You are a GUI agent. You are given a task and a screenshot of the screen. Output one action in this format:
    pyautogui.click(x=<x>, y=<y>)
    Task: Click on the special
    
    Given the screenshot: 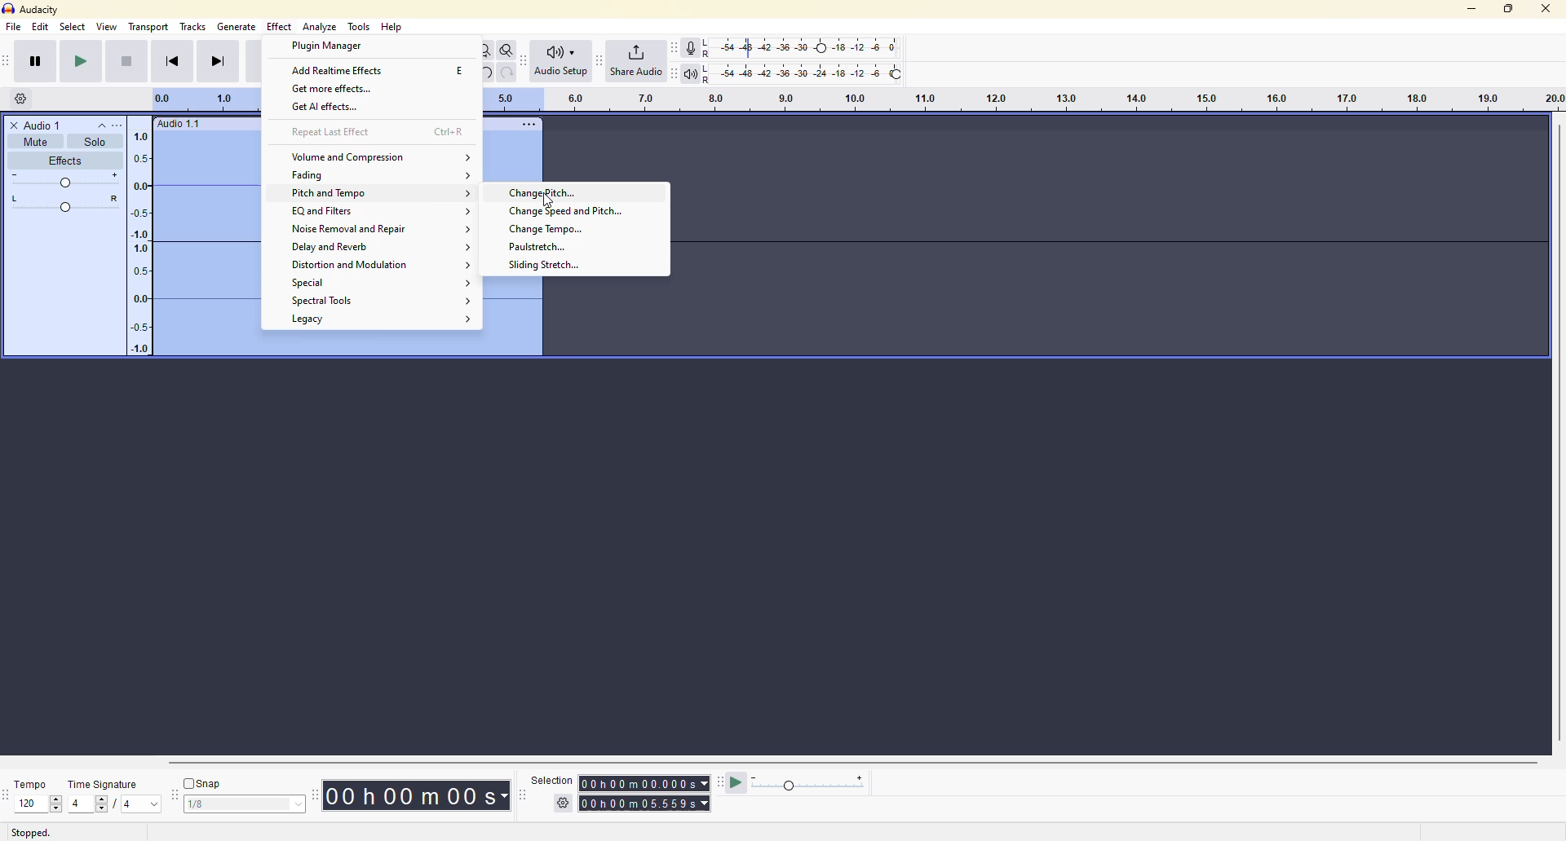 What is the action you would take?
    pyautogui.click(x=319, y=283)
    